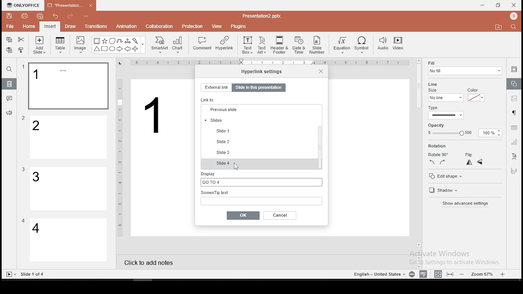 The image size is (523, 294). What do you see at coordinates (413, 38) in the screenshot?
I see `` at bounding box center [413, 38].